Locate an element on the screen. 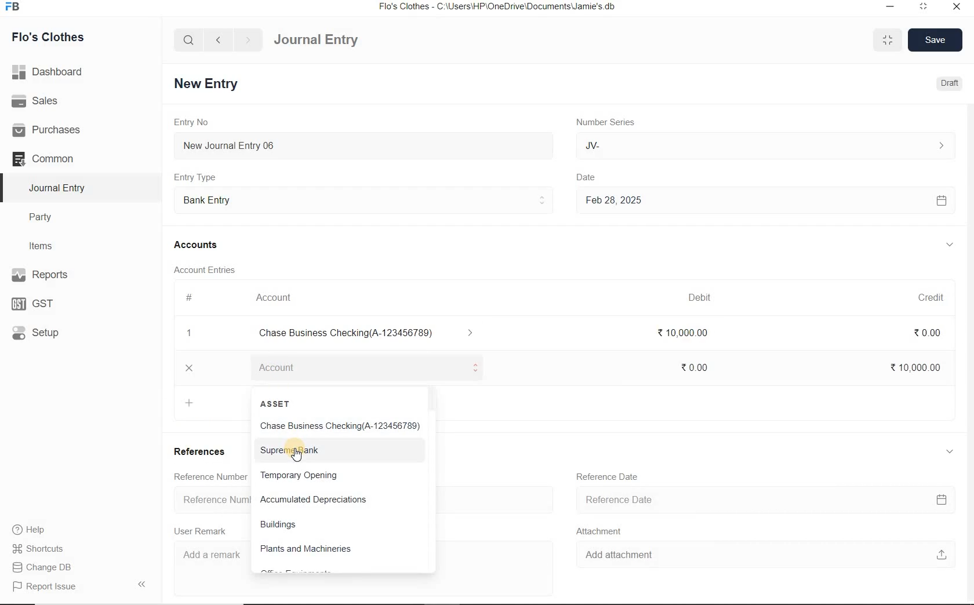 Image resolution: width=974 pixels, height=605 pixels. collapse is located at coordinates (947, 450).